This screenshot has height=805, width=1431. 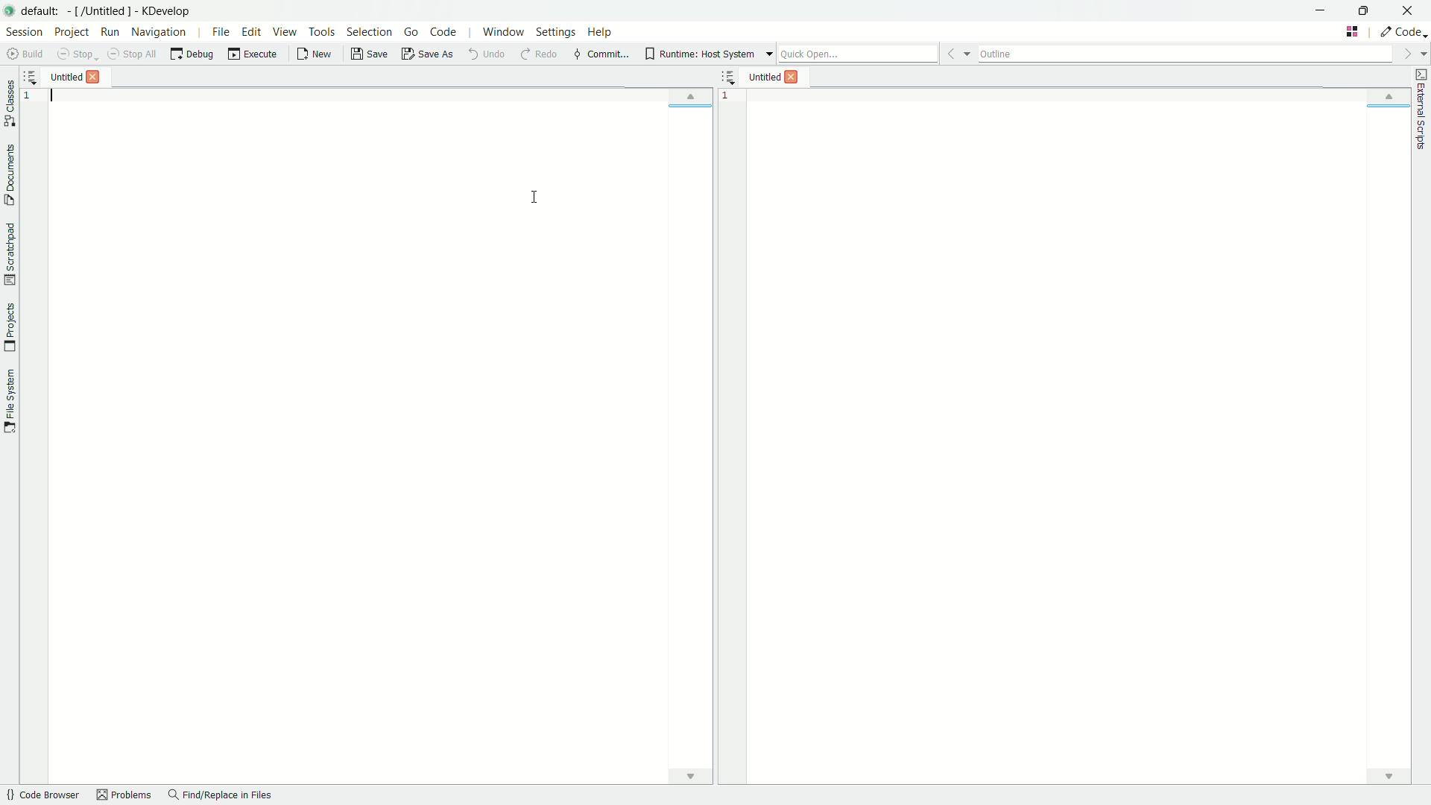 What do you see at coordinates (285, 31) in the screenshot?
I see `view menu` at bounding box center [285, 31].